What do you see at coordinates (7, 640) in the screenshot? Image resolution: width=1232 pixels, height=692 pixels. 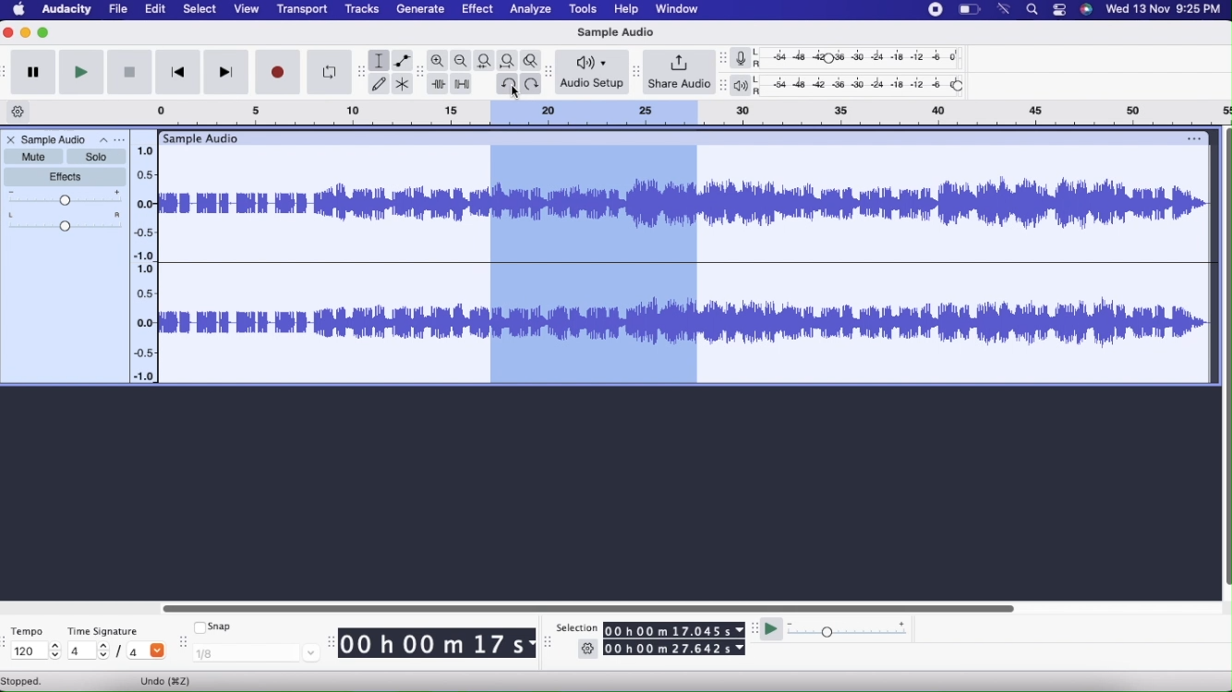 I see `move toolbar` at bounding box center [7, 640].